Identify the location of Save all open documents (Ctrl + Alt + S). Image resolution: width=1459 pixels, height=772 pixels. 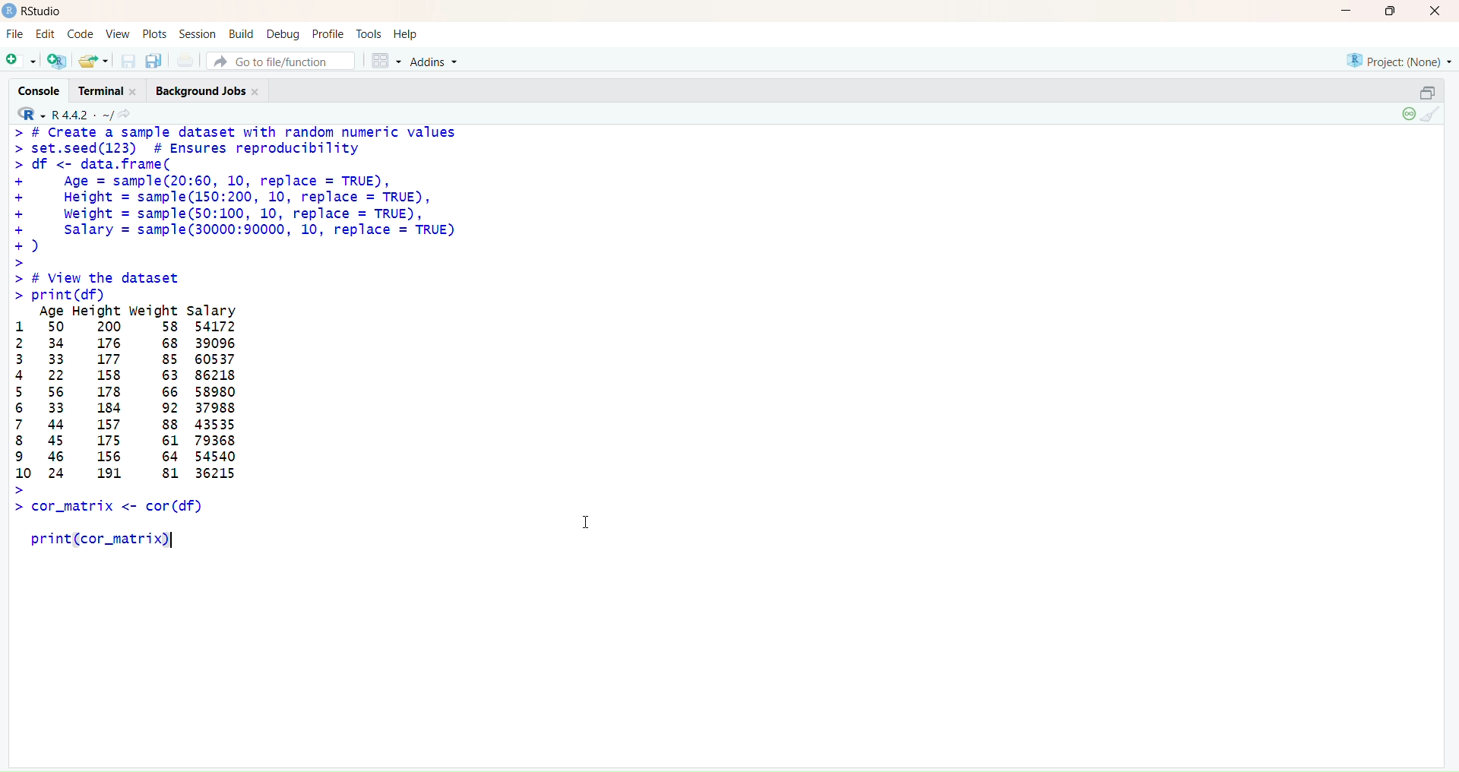
(154, 59).